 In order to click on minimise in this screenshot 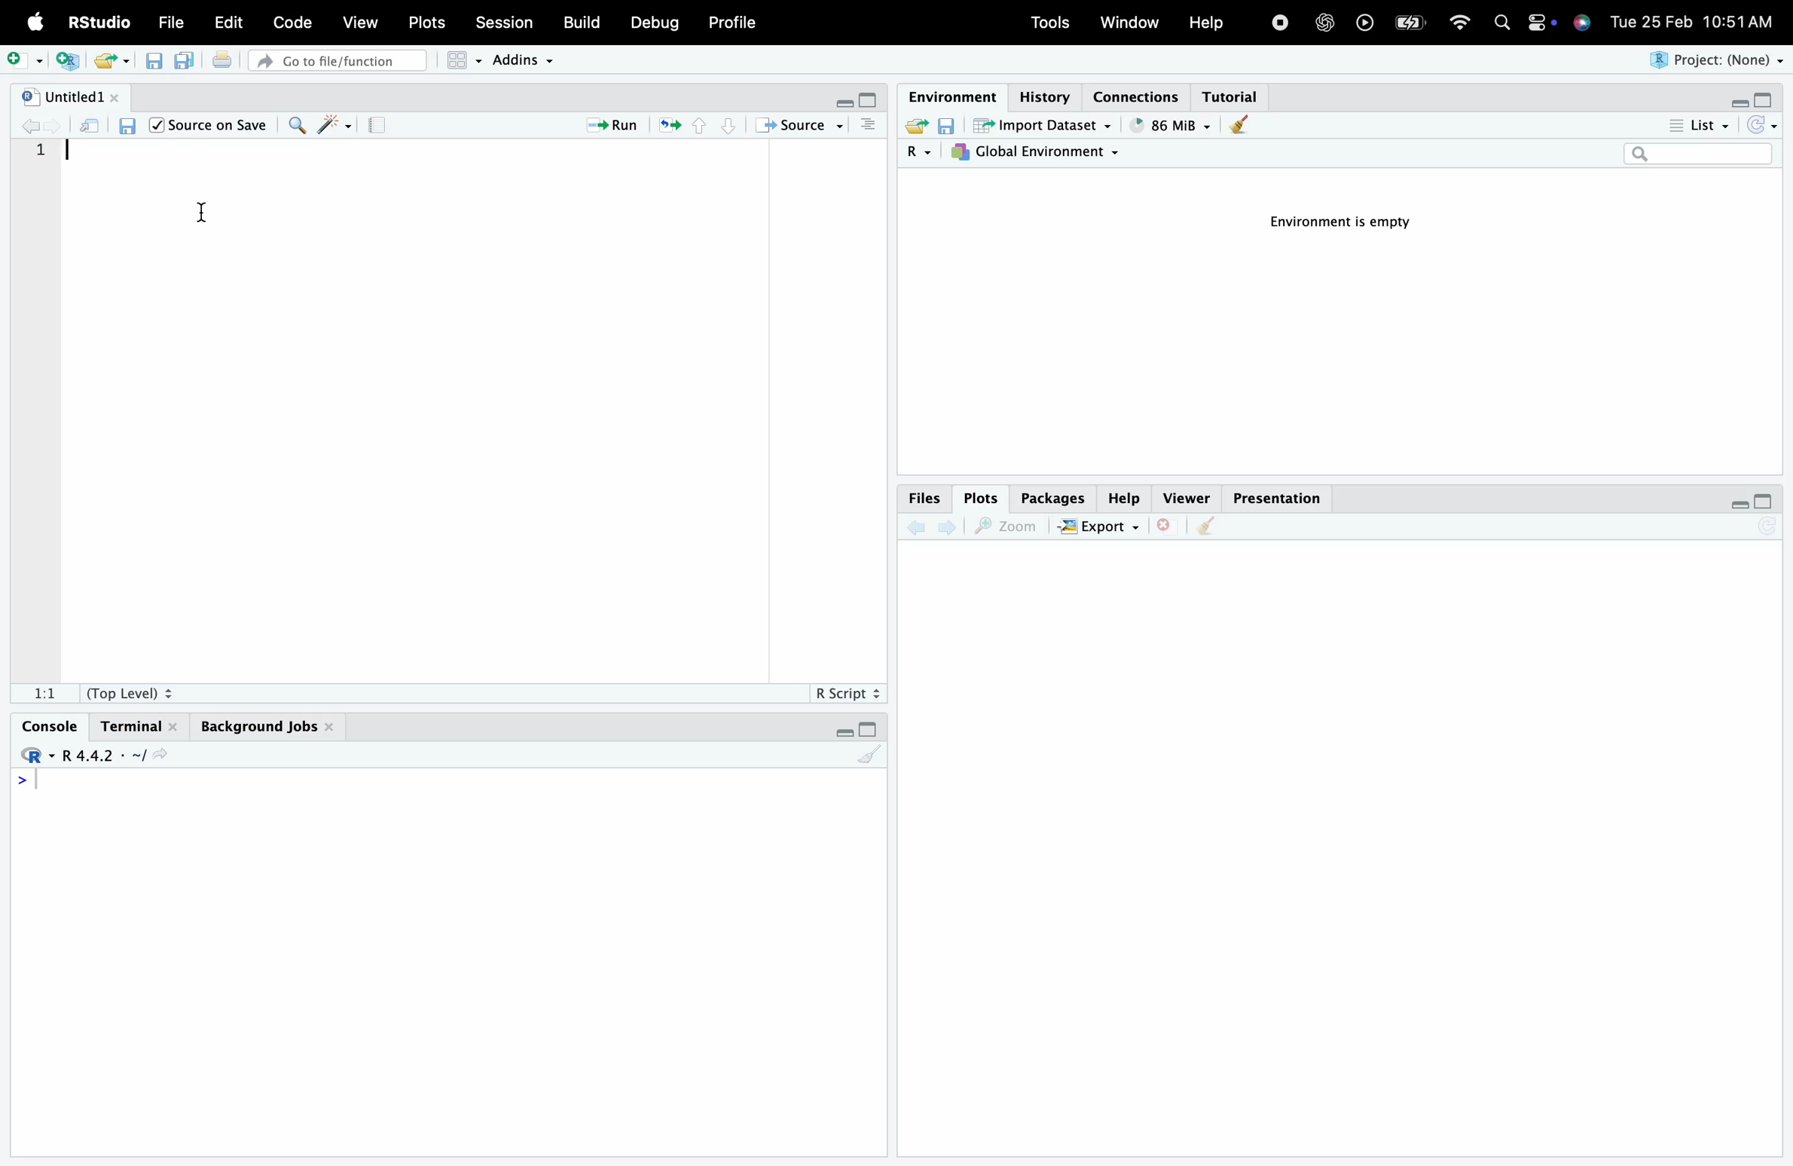, I will do `click(840, 735)`.